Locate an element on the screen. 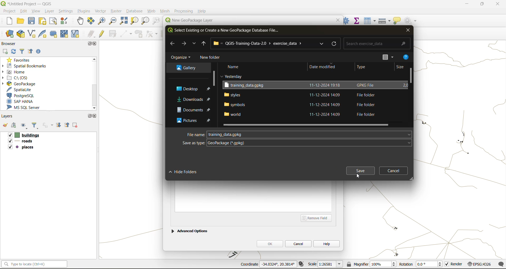 Image resolution: width=506 pixels, height=269 pixels. close is located at coordinates (495, 4).